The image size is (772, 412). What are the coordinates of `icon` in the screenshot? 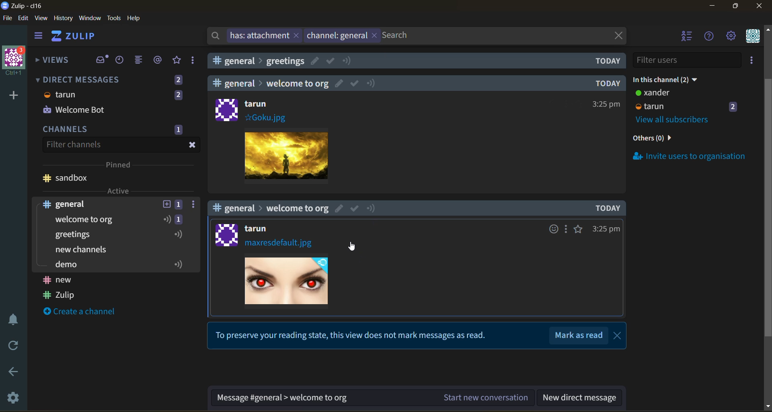 It's located at (166, 219).